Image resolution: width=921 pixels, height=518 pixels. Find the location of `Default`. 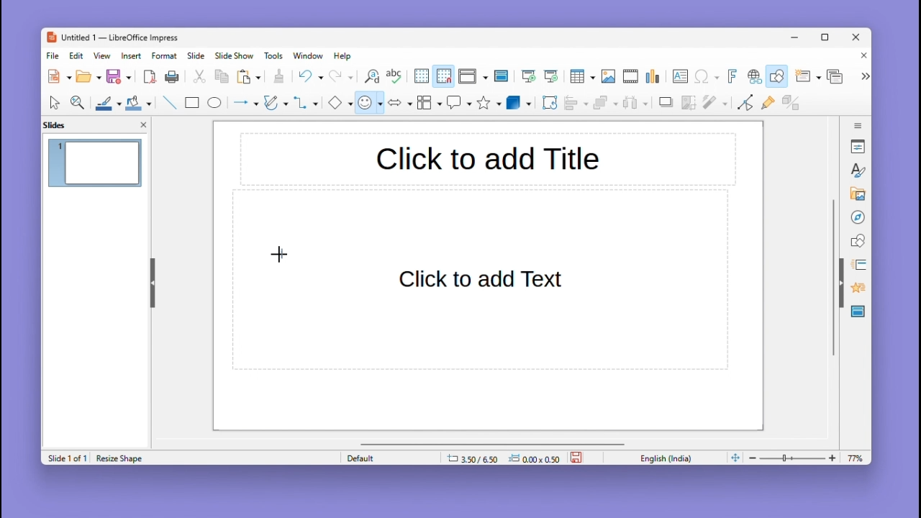

Default is located at coordinates (388, 458).